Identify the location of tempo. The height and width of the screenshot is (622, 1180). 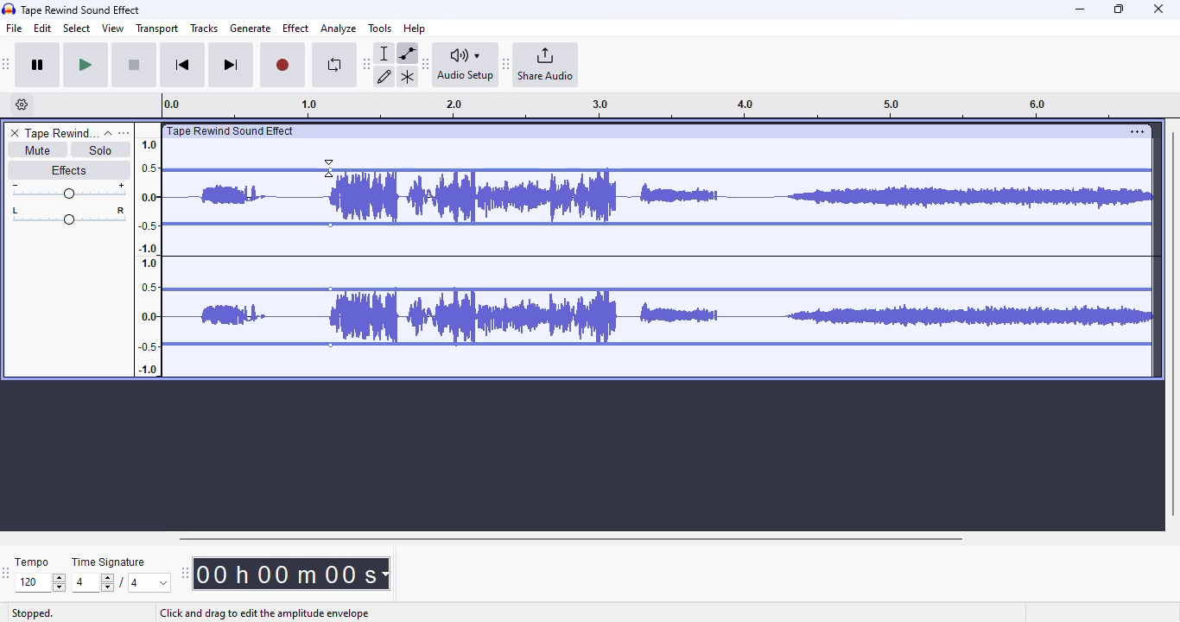
(32, 562).